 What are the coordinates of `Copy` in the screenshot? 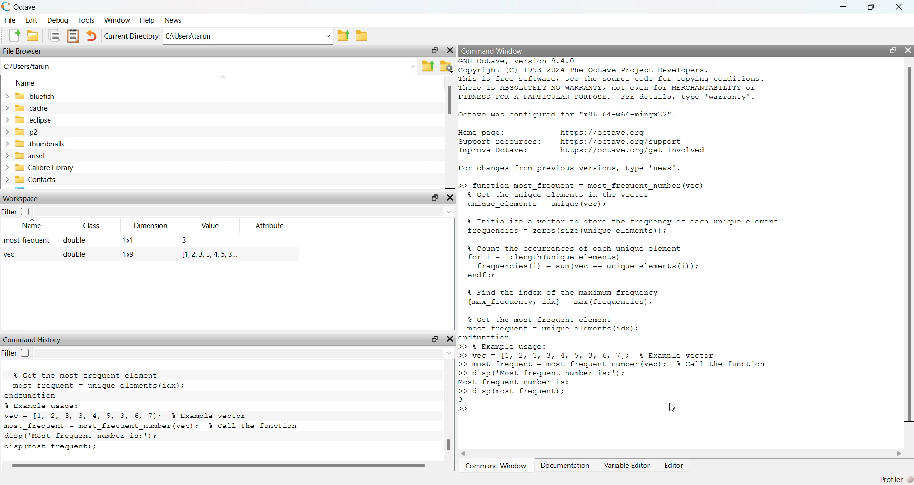 It's located at (54, 36).